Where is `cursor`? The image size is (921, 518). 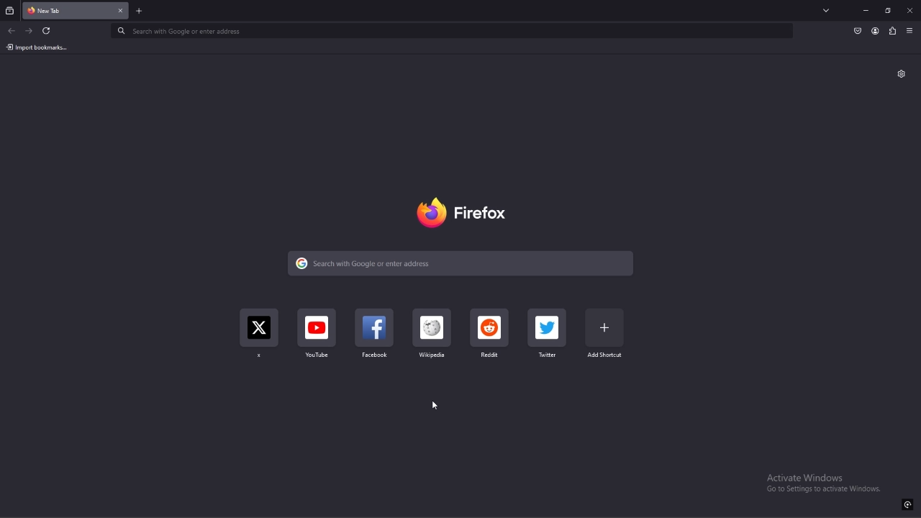 cursor is located at coordinates (433, 405).